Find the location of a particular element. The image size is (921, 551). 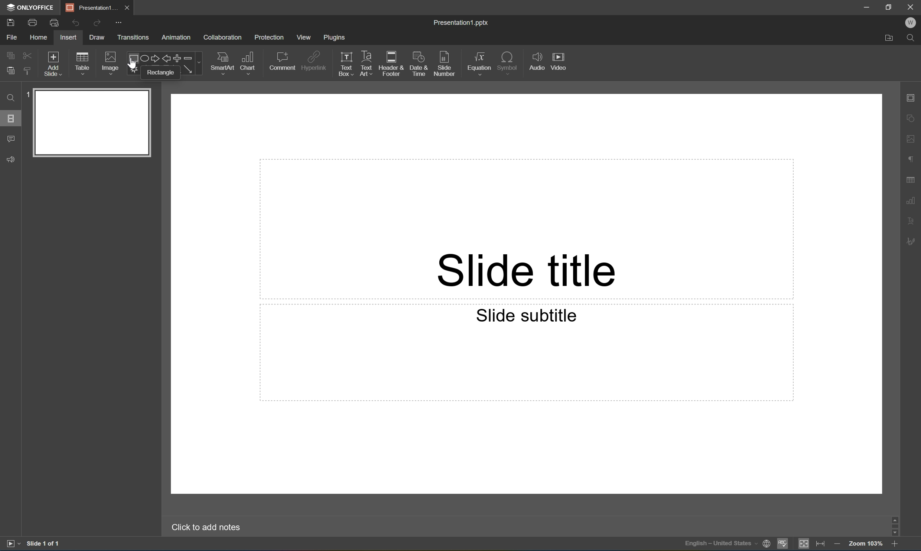

Rectangle is located at coordinates (160, 72).